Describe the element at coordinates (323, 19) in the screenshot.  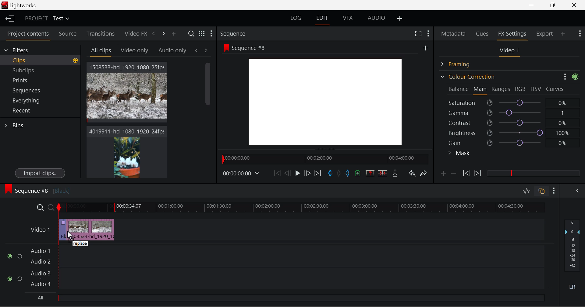
I see `EDIT Layout` at that location.